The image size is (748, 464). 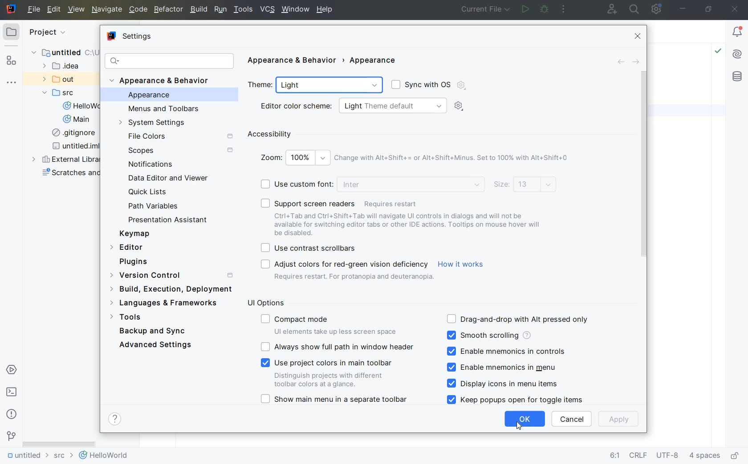 What do you see at coordinates (310, 134) in the screenshot?
I see `Accessibility` at bounding box center [310, 134].